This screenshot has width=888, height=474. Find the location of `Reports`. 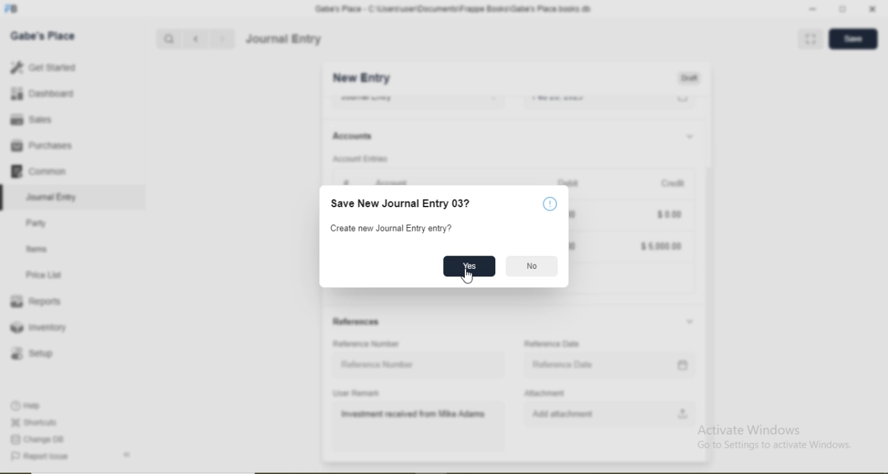

Reports is located at coordinates (35, 301).